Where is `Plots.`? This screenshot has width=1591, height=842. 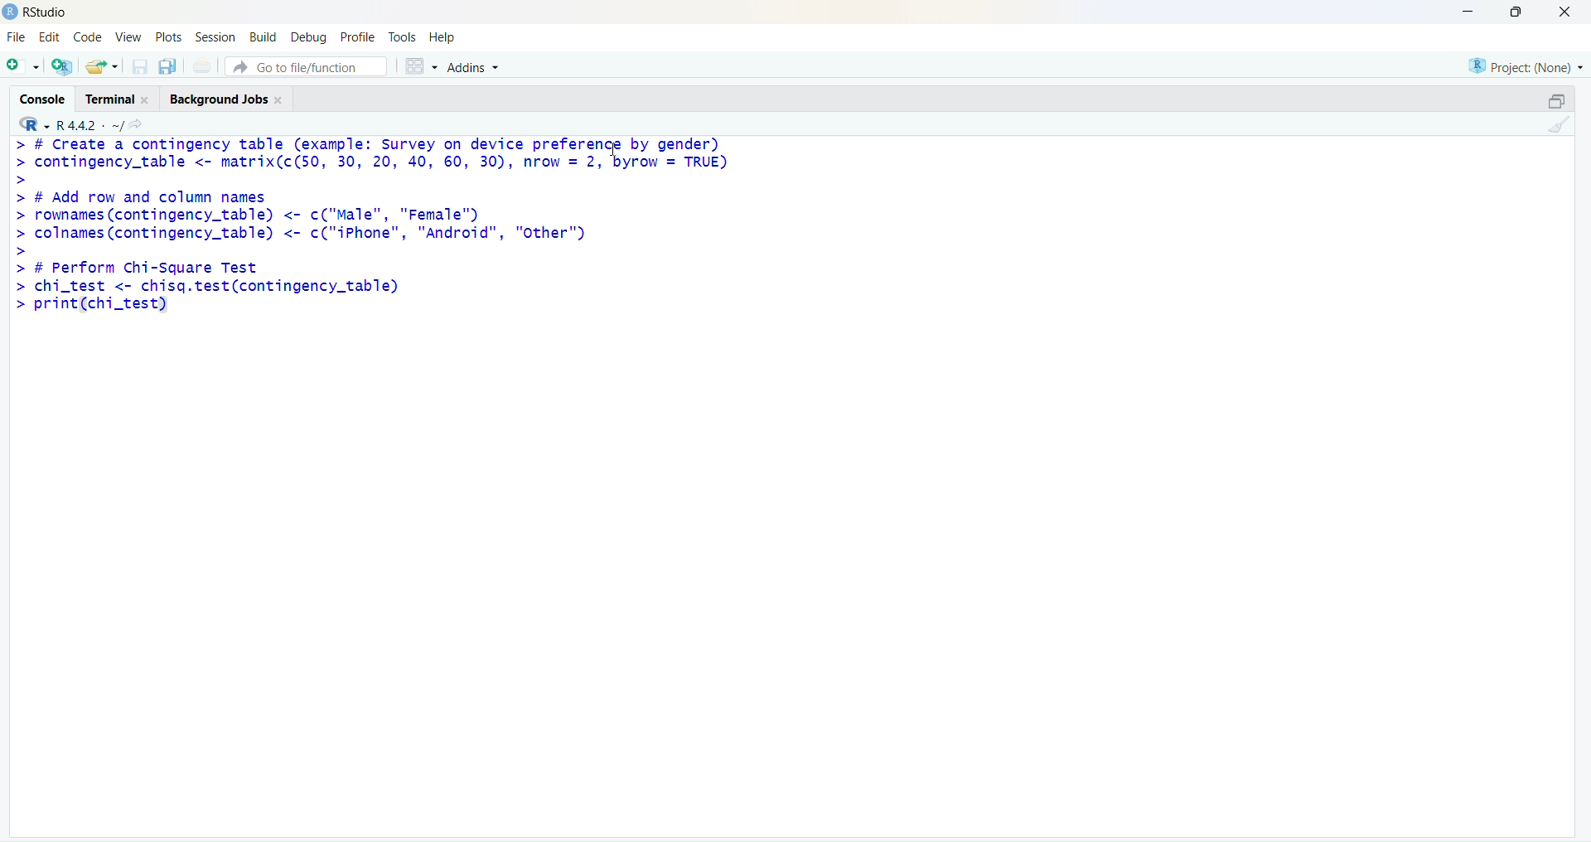
Plots. is located at coordinates (169, 36).